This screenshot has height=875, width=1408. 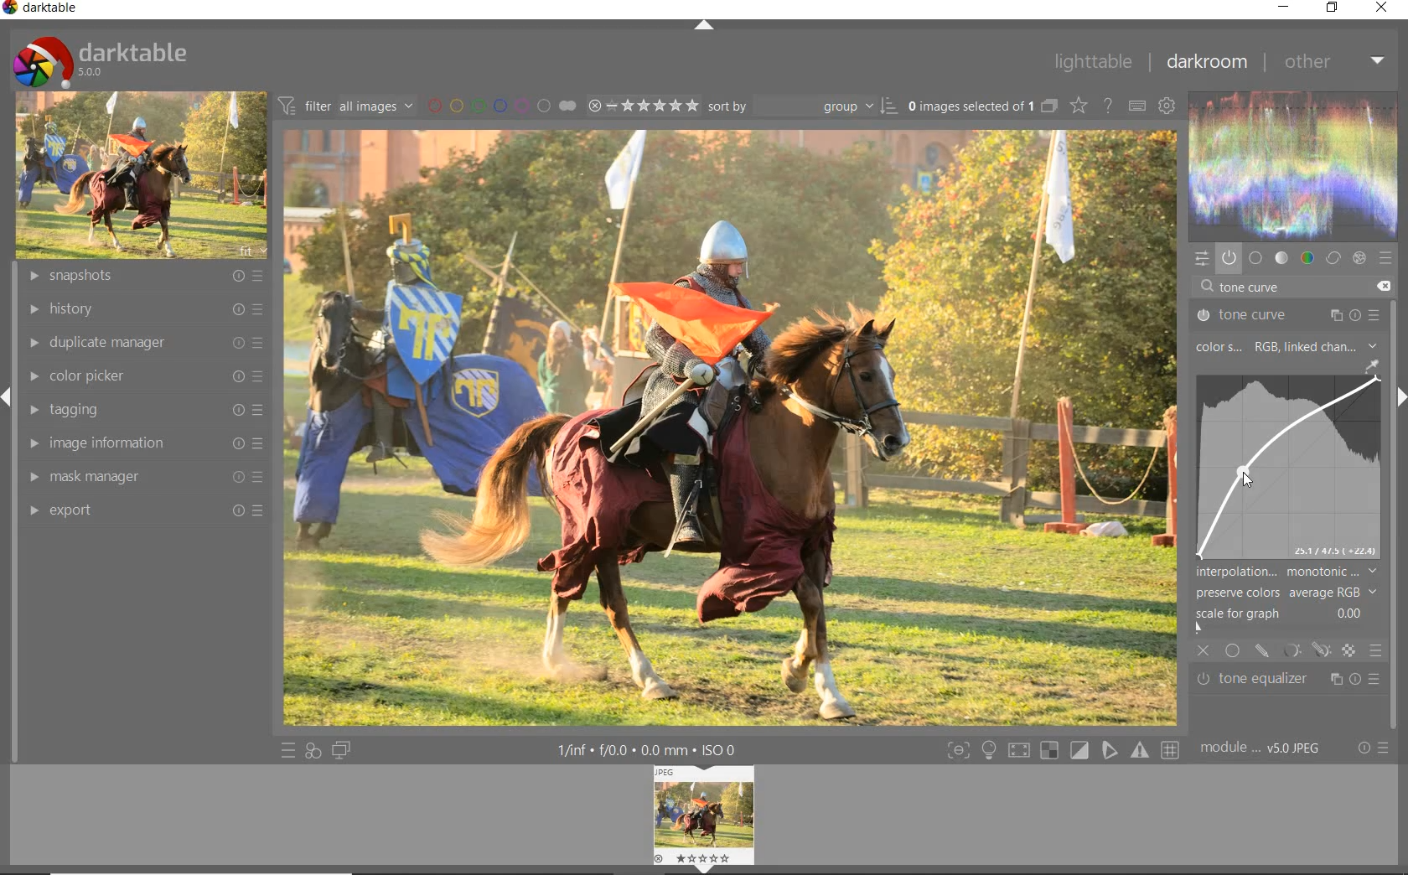 I want to click on mask manager, so click(x=142, y=479).